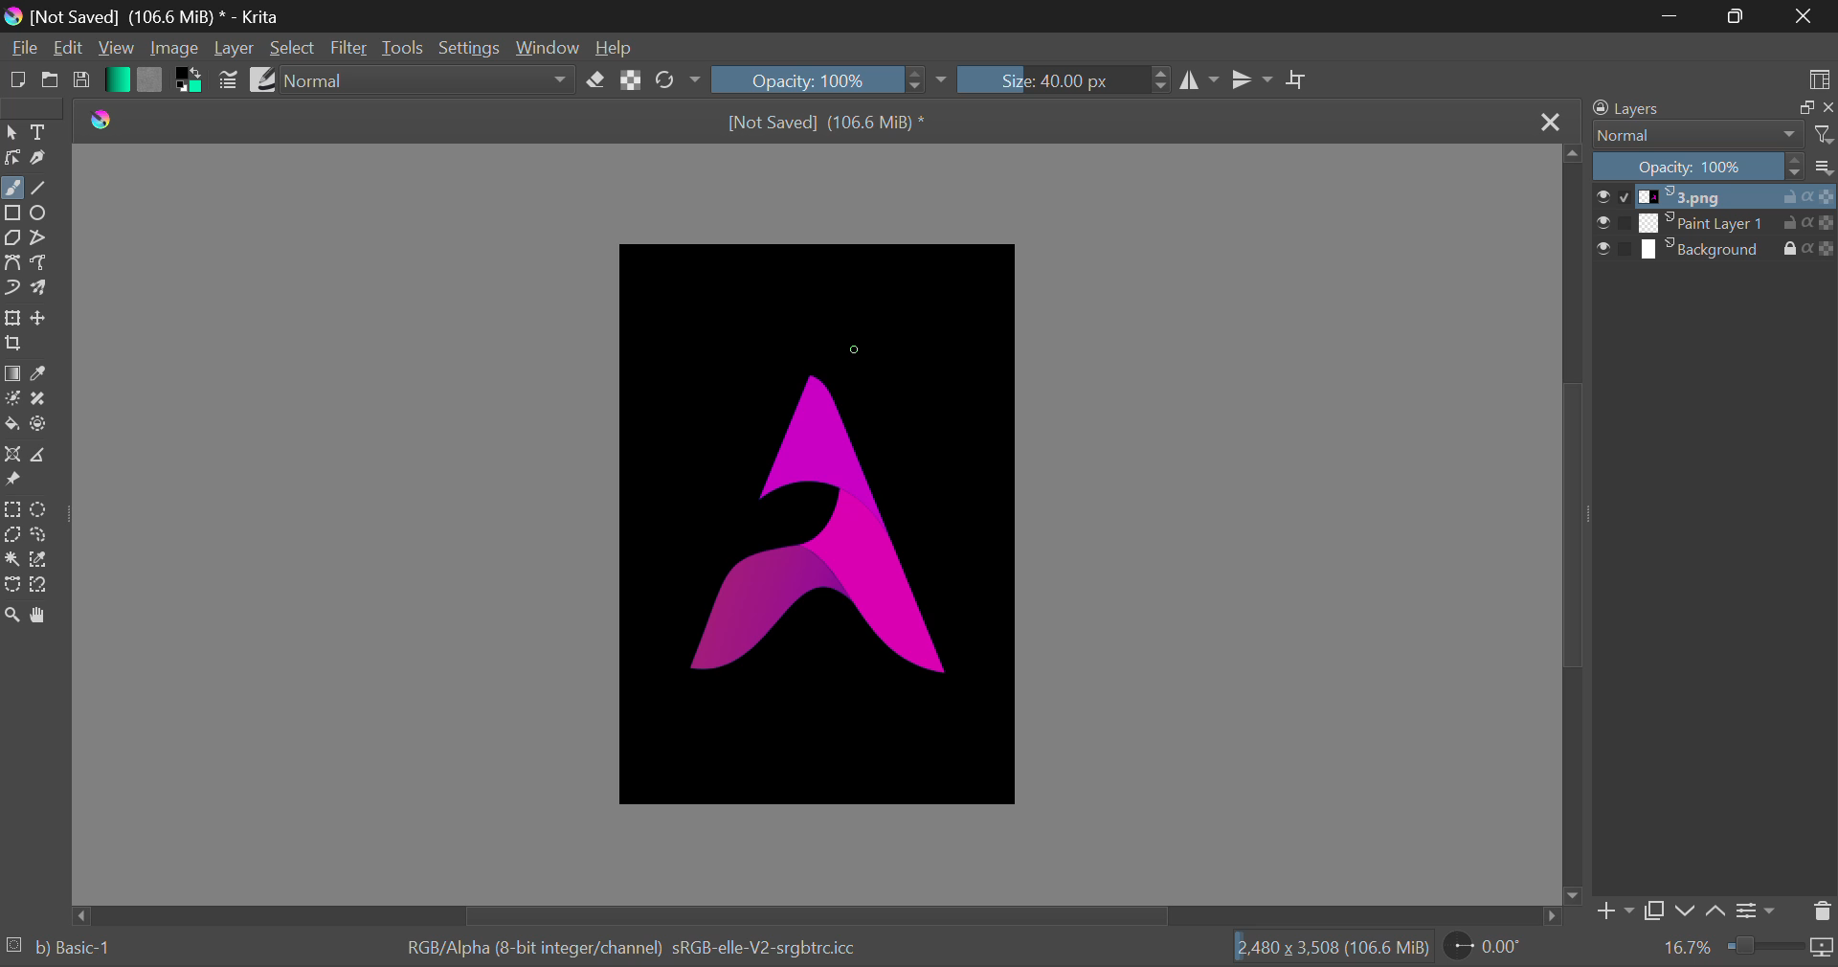 The width and height of the screenshot is (1838, 967). I want to click on Transform Layer, so click(12, 319).